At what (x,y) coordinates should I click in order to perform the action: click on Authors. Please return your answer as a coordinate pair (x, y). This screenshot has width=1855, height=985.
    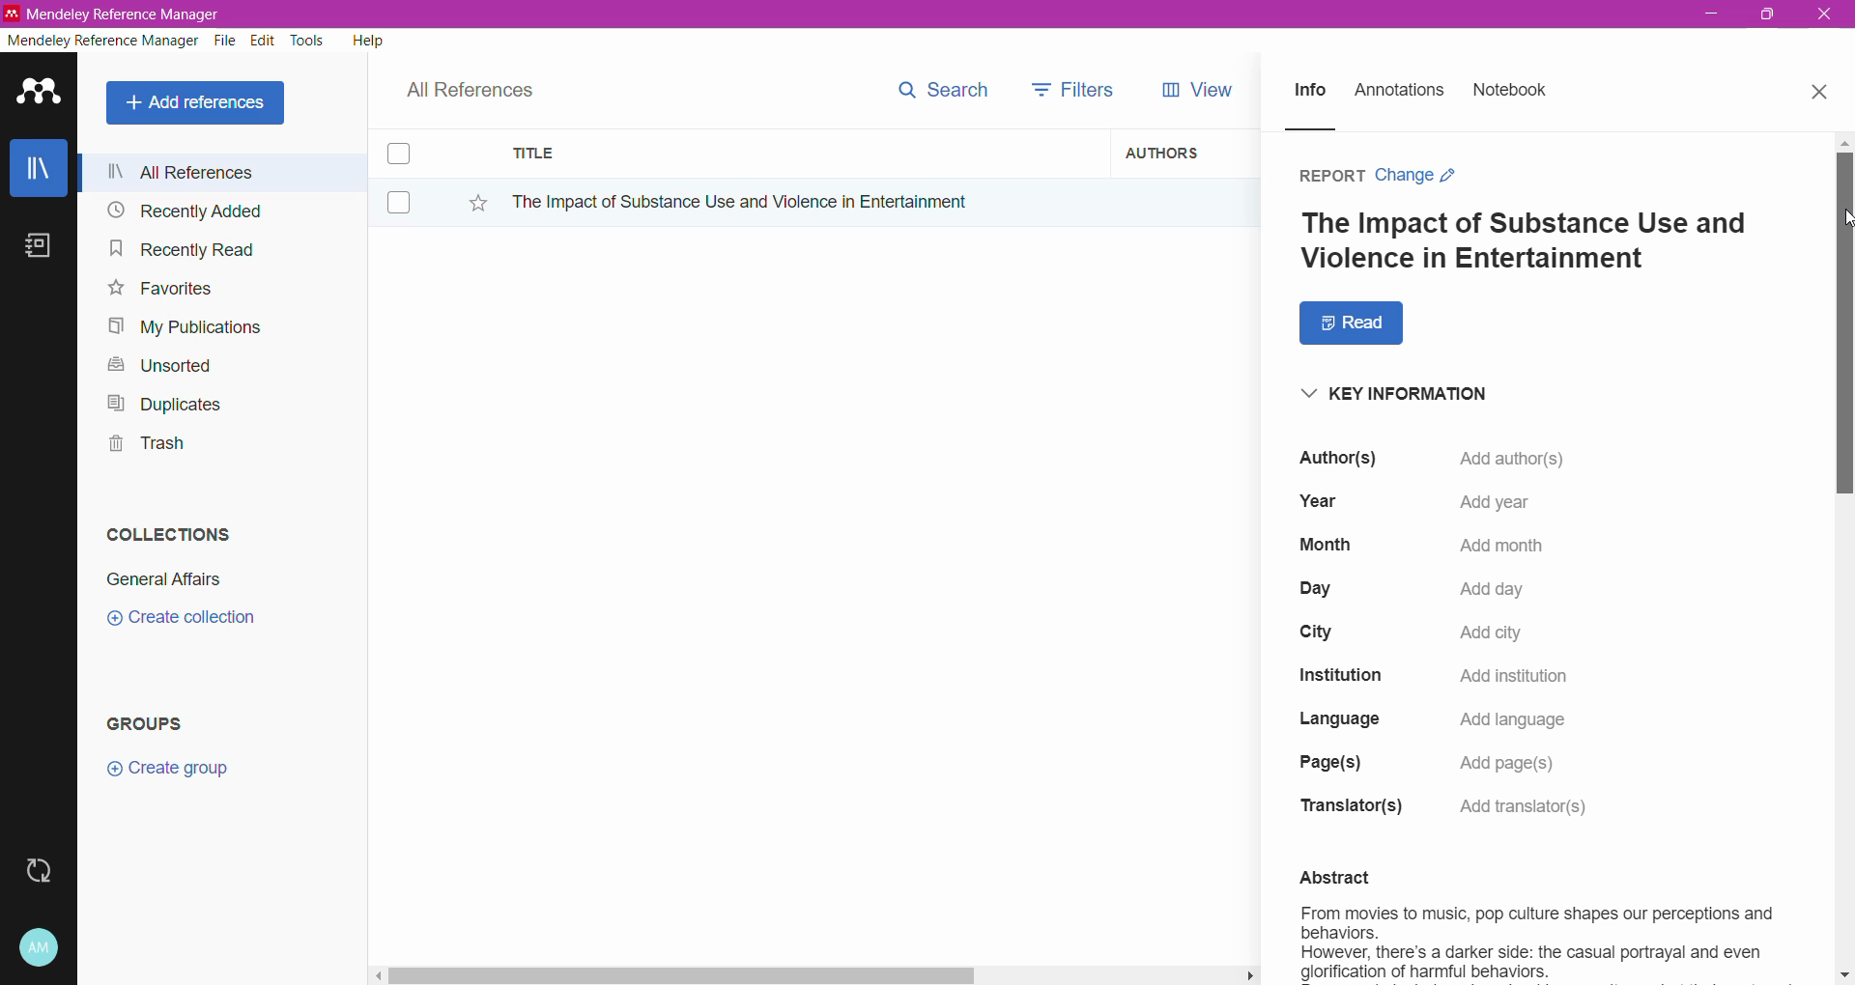
    Looking at the image, I should click on (1172, 152).